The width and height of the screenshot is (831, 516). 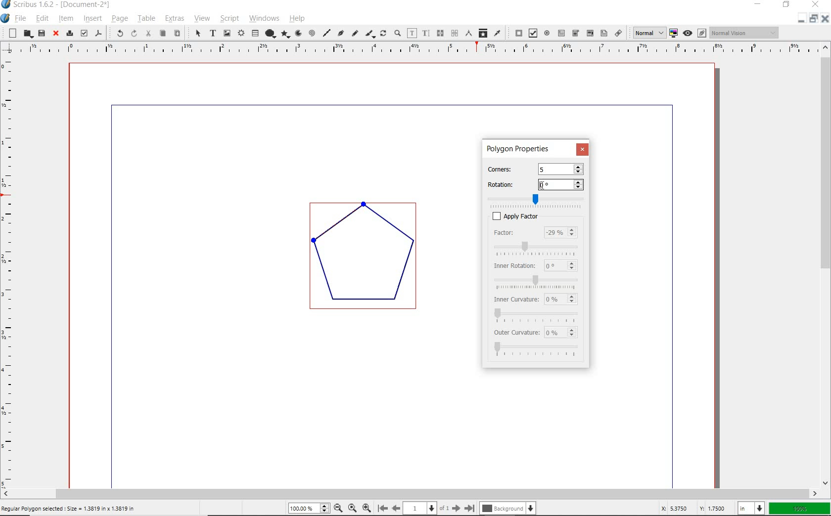 What do you see at coordinates (41, 33) in the screenshot?
I see `save` at bounding box center [41, 33].